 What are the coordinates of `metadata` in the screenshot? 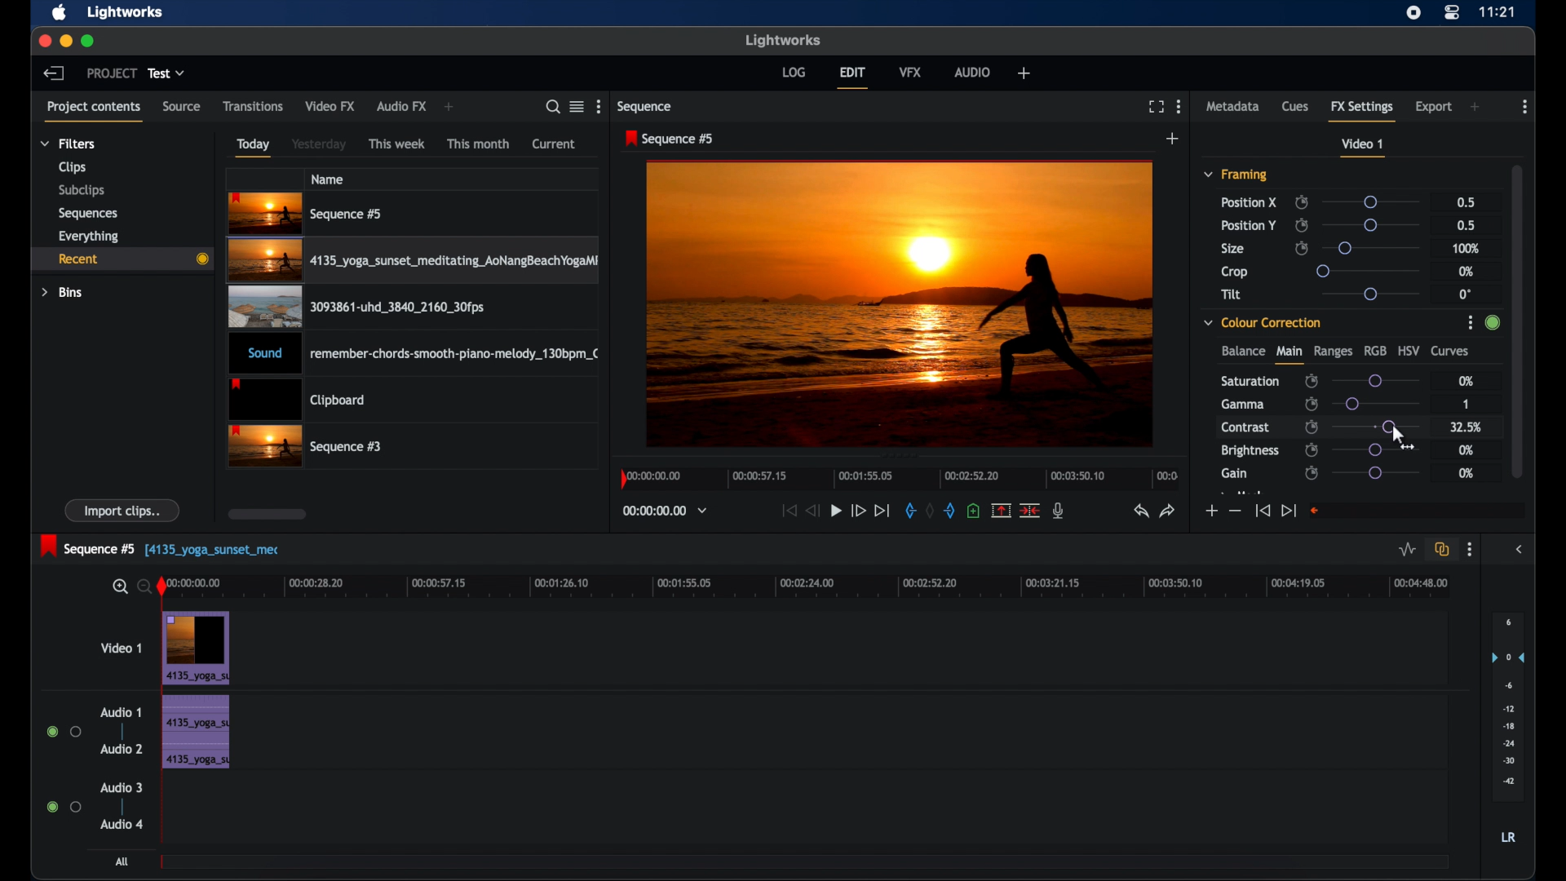 It's located at (1233, 105).